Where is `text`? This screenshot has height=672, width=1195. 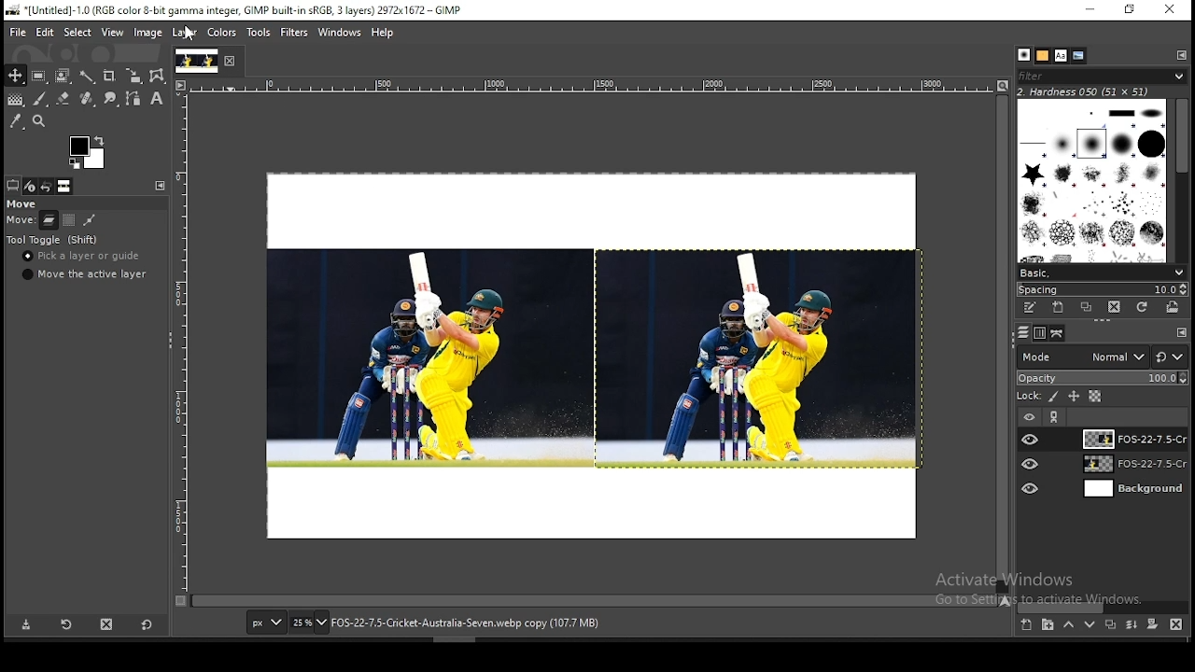
text is located at coordinates (465, 623).